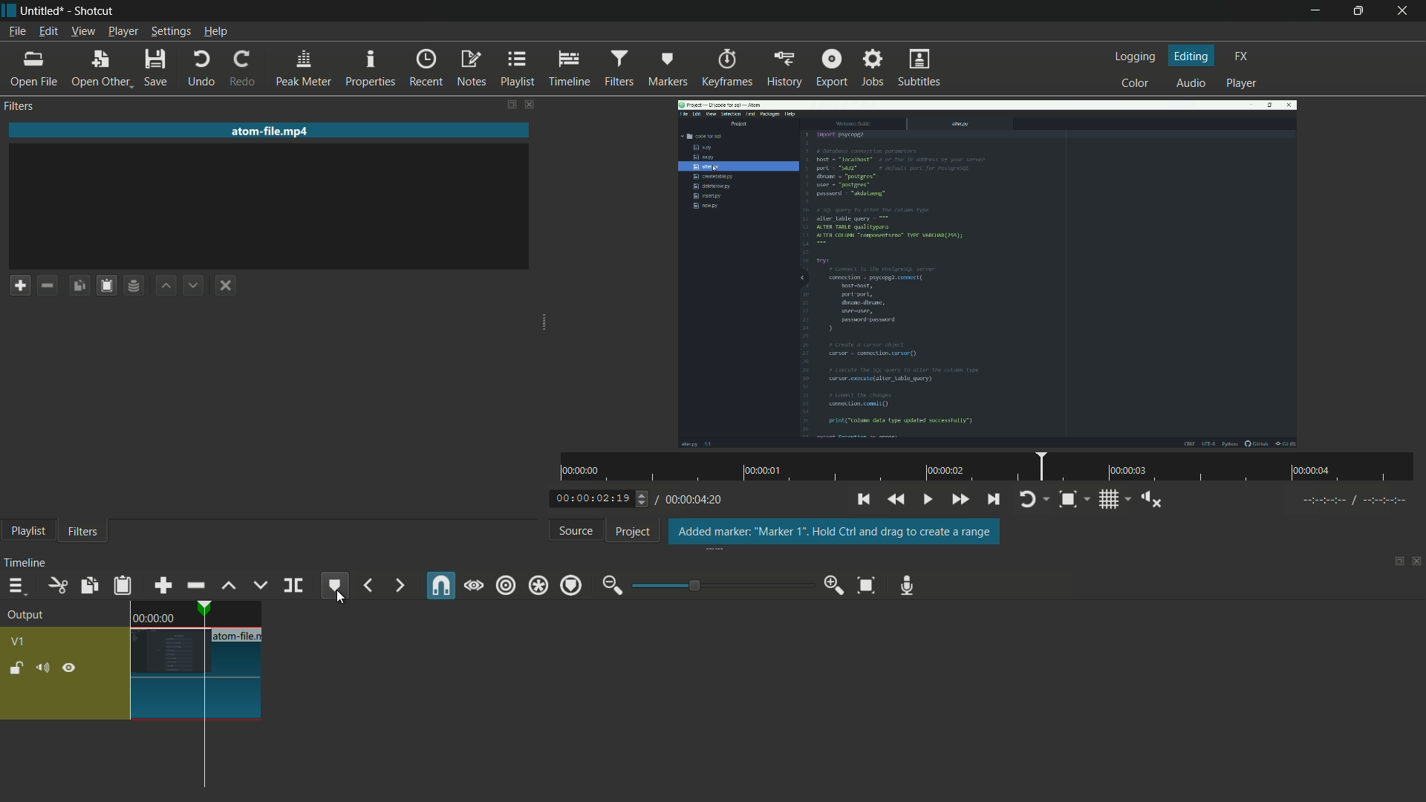 The width and height of the screenshot is (1426, 802). What do you see at coordinates (1153, 500) in the screenshot?
I see `show volume control` at bounding box center [1153, 500].